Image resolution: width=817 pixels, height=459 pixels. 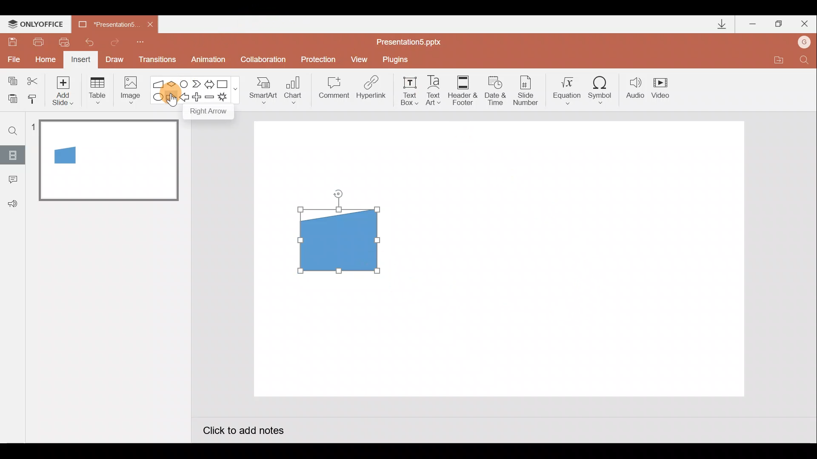 What do you see at coordinates (156, 60) in the screenshot?
I see `Transitions` at bounding box center [156, 60].